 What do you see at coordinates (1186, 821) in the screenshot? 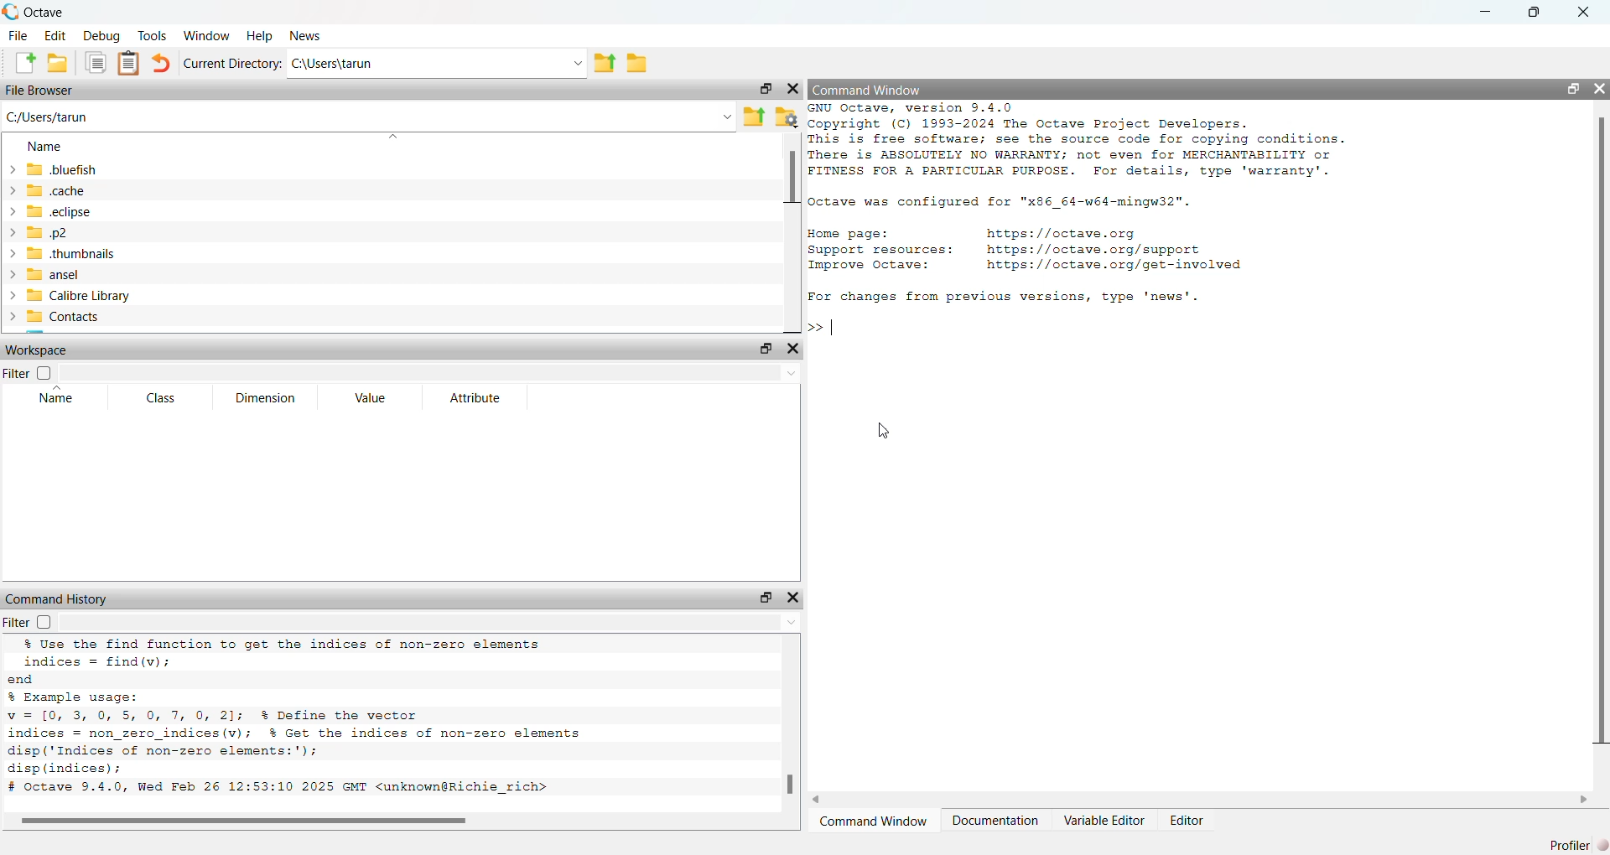
I see `Editor` at bounding box center [1186, 821].